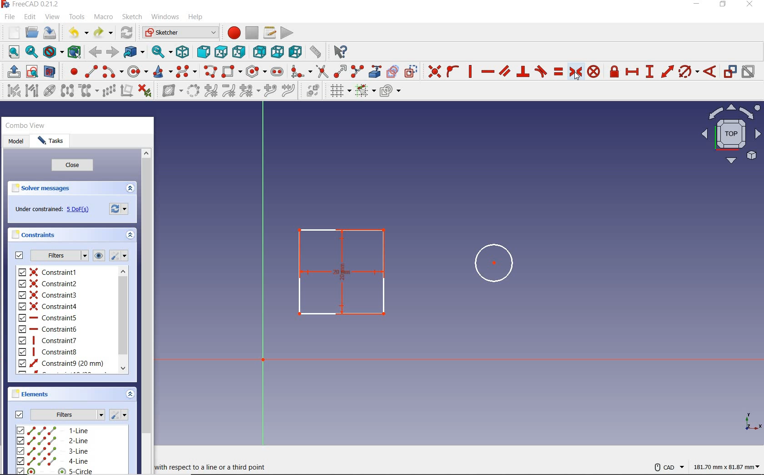 Image resolution: width=764 pixels, height=475 pixels. Describe the element at coordinates (337, 268) in the screenshot. I see `centered rectangle` at that location.